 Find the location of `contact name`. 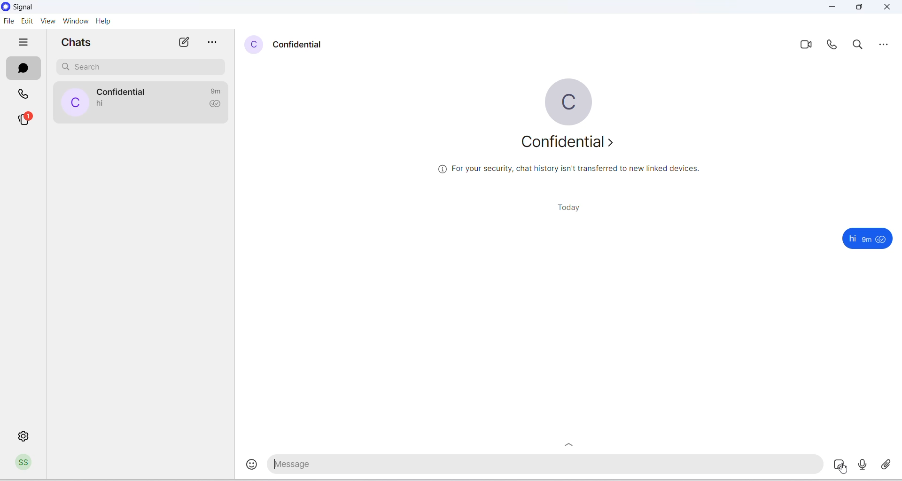

contact name is located at coordinates (301, 44).